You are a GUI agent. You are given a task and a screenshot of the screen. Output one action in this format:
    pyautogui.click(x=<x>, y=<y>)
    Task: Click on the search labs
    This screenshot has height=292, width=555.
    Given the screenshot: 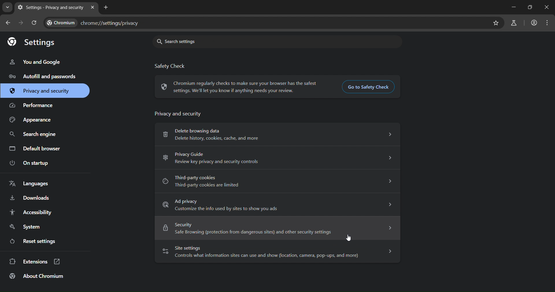 What is the action you would take?
    pyautogui.click(x=514, y=23)
    